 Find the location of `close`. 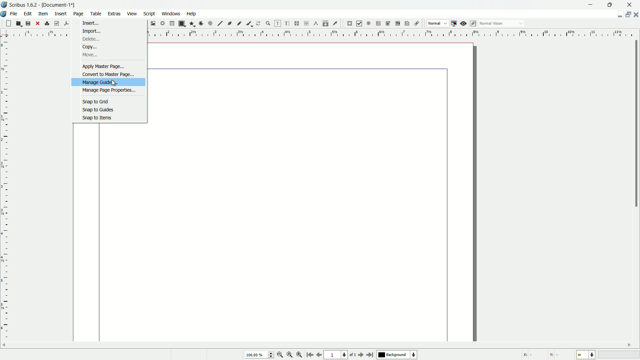

close is located at coordinates (37, 23).